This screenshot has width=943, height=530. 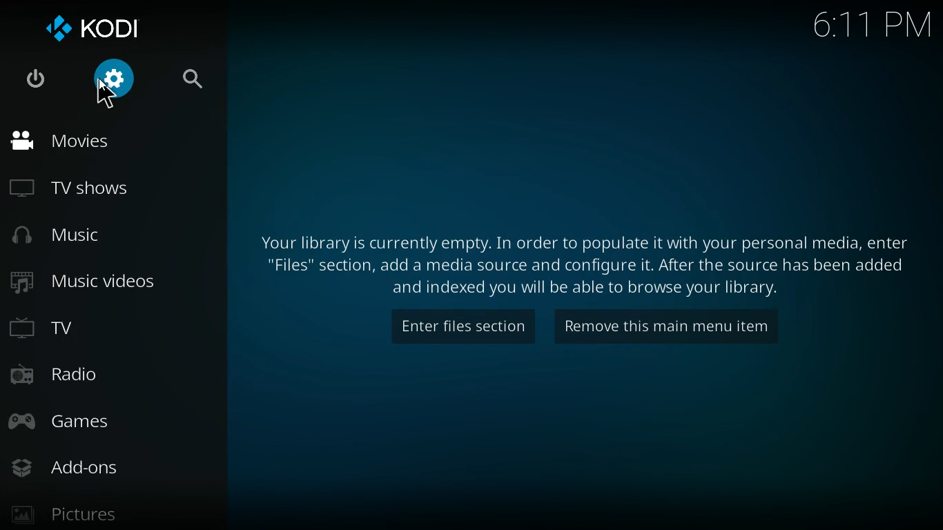 What do you see at coordinates (108, 141) in the screenshot?
I see `movies` at bounding box center [108, 141].